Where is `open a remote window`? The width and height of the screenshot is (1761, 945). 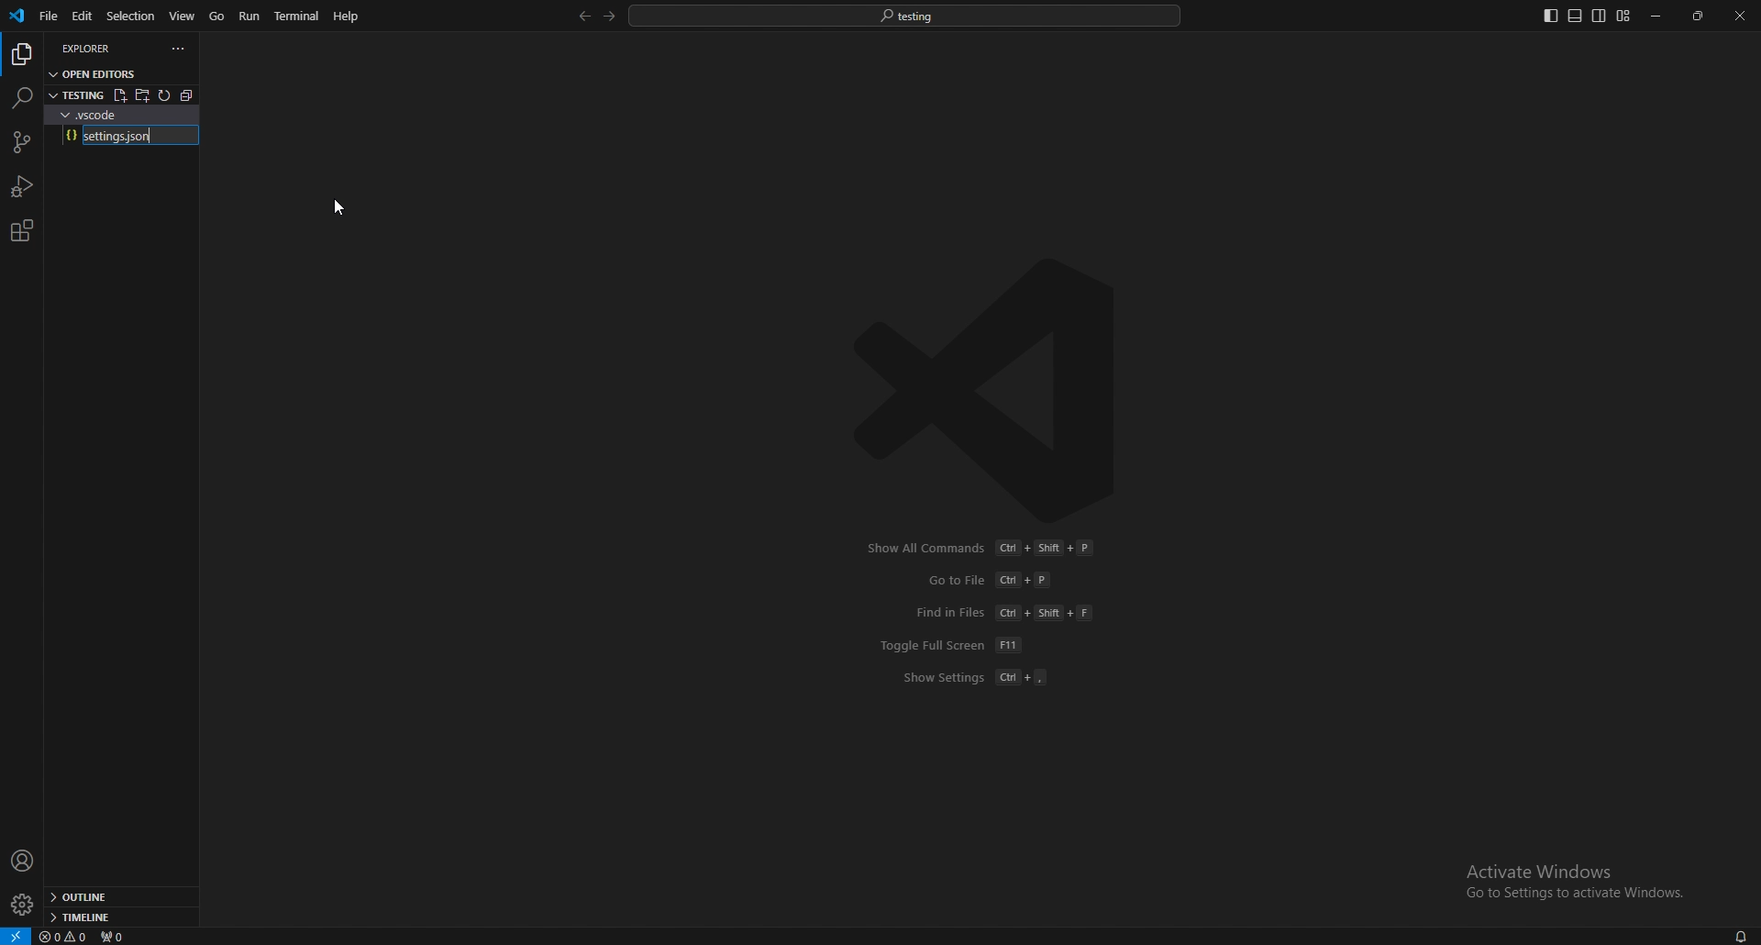 open a remote window is located at coordinates (15, 935).